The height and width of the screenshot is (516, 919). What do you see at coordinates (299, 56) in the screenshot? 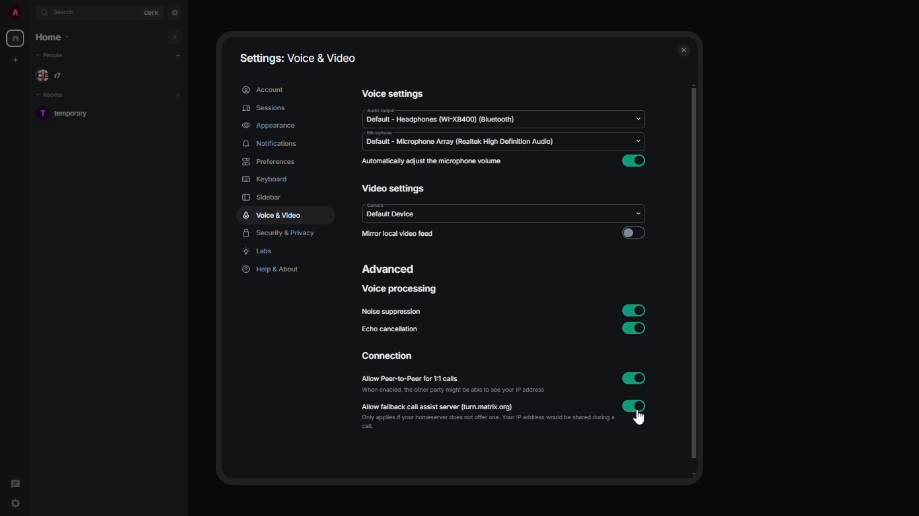
I see `settings: voice & video` at bounding box center [299, 56].